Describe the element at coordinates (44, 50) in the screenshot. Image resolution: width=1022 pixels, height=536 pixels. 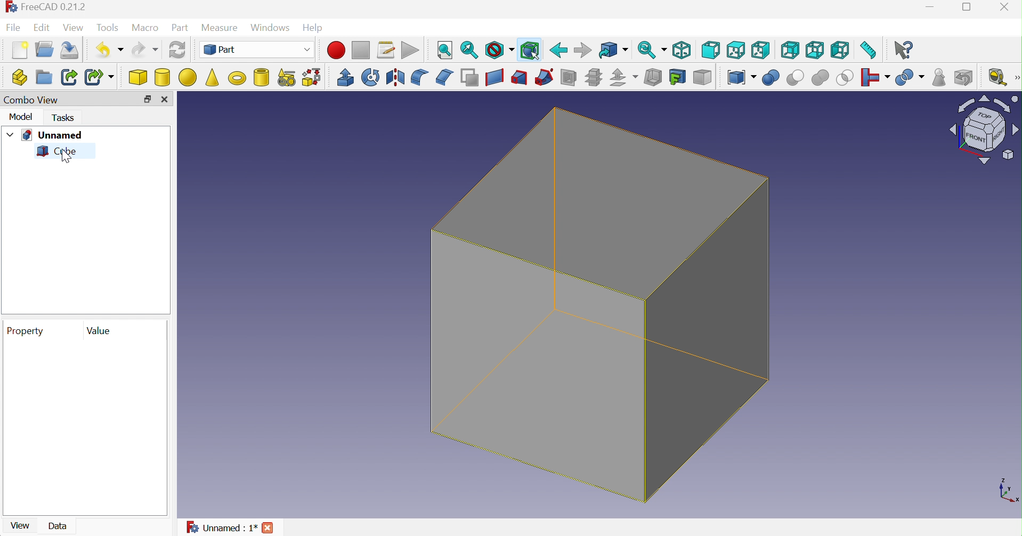
I see `Open` at that location.